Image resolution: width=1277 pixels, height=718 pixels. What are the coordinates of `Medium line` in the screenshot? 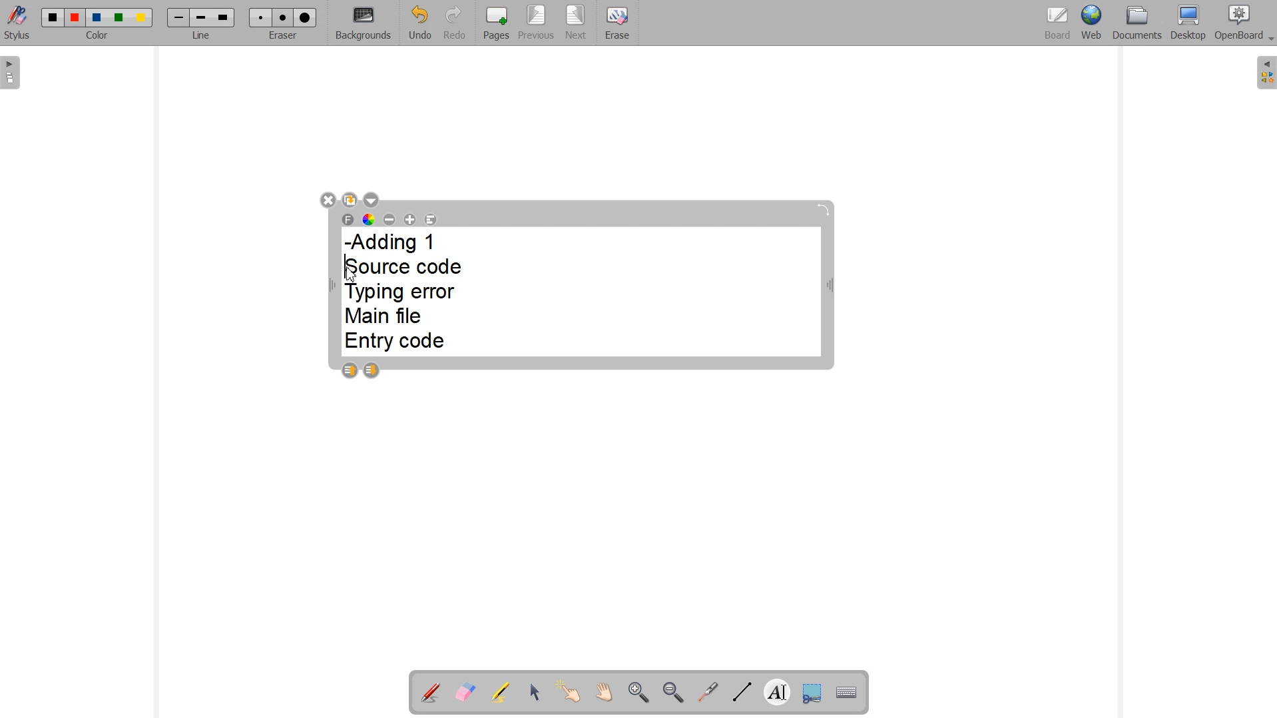 It's located at (202, 18).